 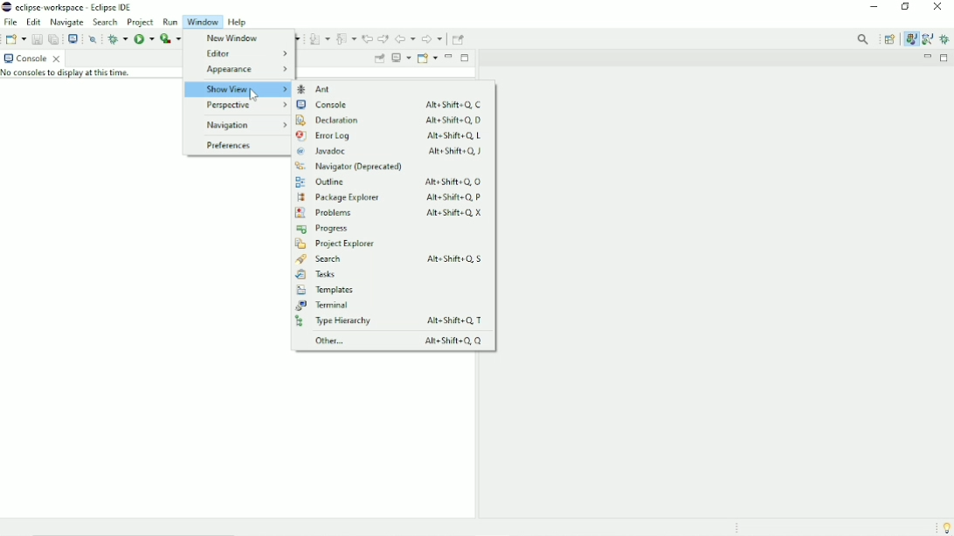 What do you see at coordinates (432, 40) in the screenshot?
I see `Forward` at bounding box center [432, 40].